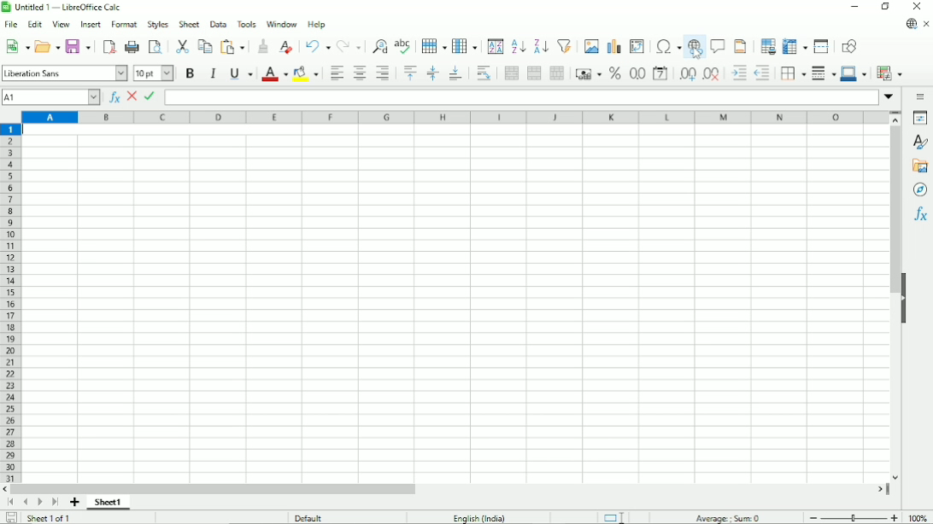 This screenshot has height=524, width=933. Describe the element at coordinates (852, 516) in the screenshot. I see `Zoom out/in` at that location.